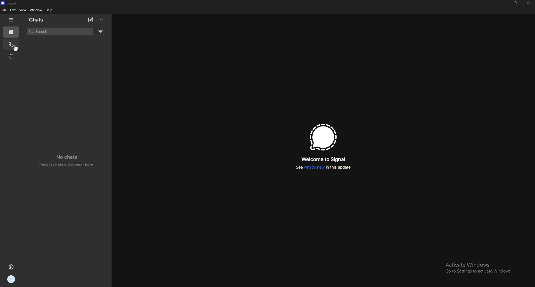  I want to click on view, so click(24, 10).